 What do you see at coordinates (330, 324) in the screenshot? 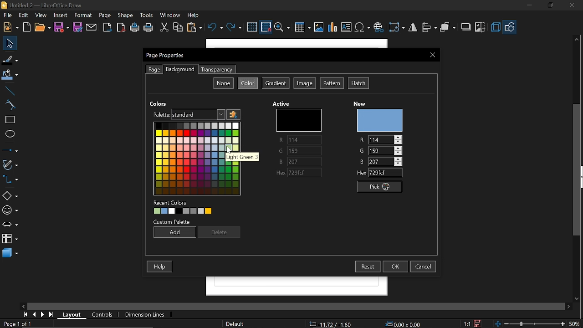
I see `Co-ordinate` at bounding box center [330, 324].